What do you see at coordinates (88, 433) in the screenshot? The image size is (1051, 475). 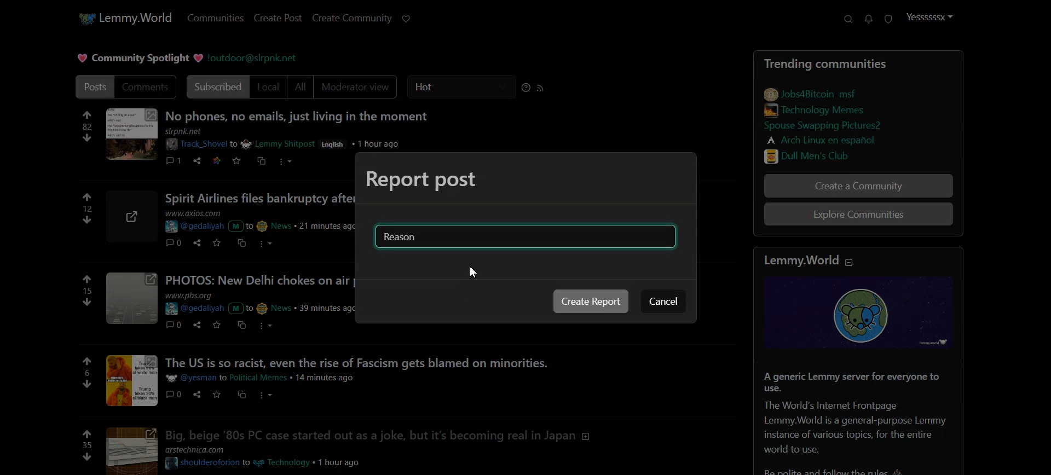 I see `upvote` at bounding box center [88, 433].